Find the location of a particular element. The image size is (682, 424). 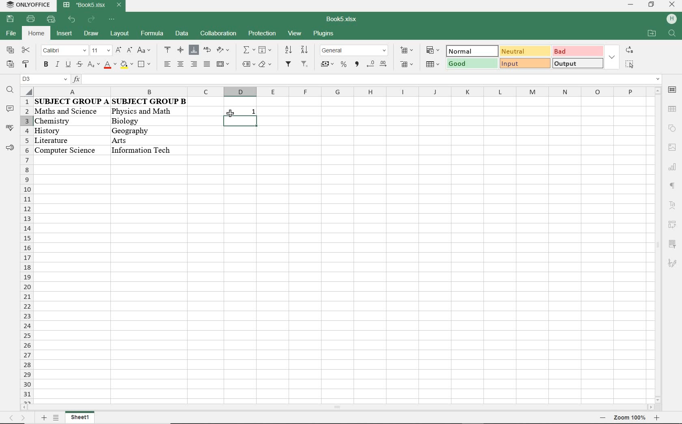

insert cells is located at coordinates (406, 51).